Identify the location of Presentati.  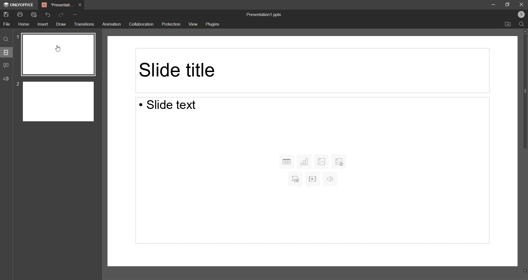
(58, 5).